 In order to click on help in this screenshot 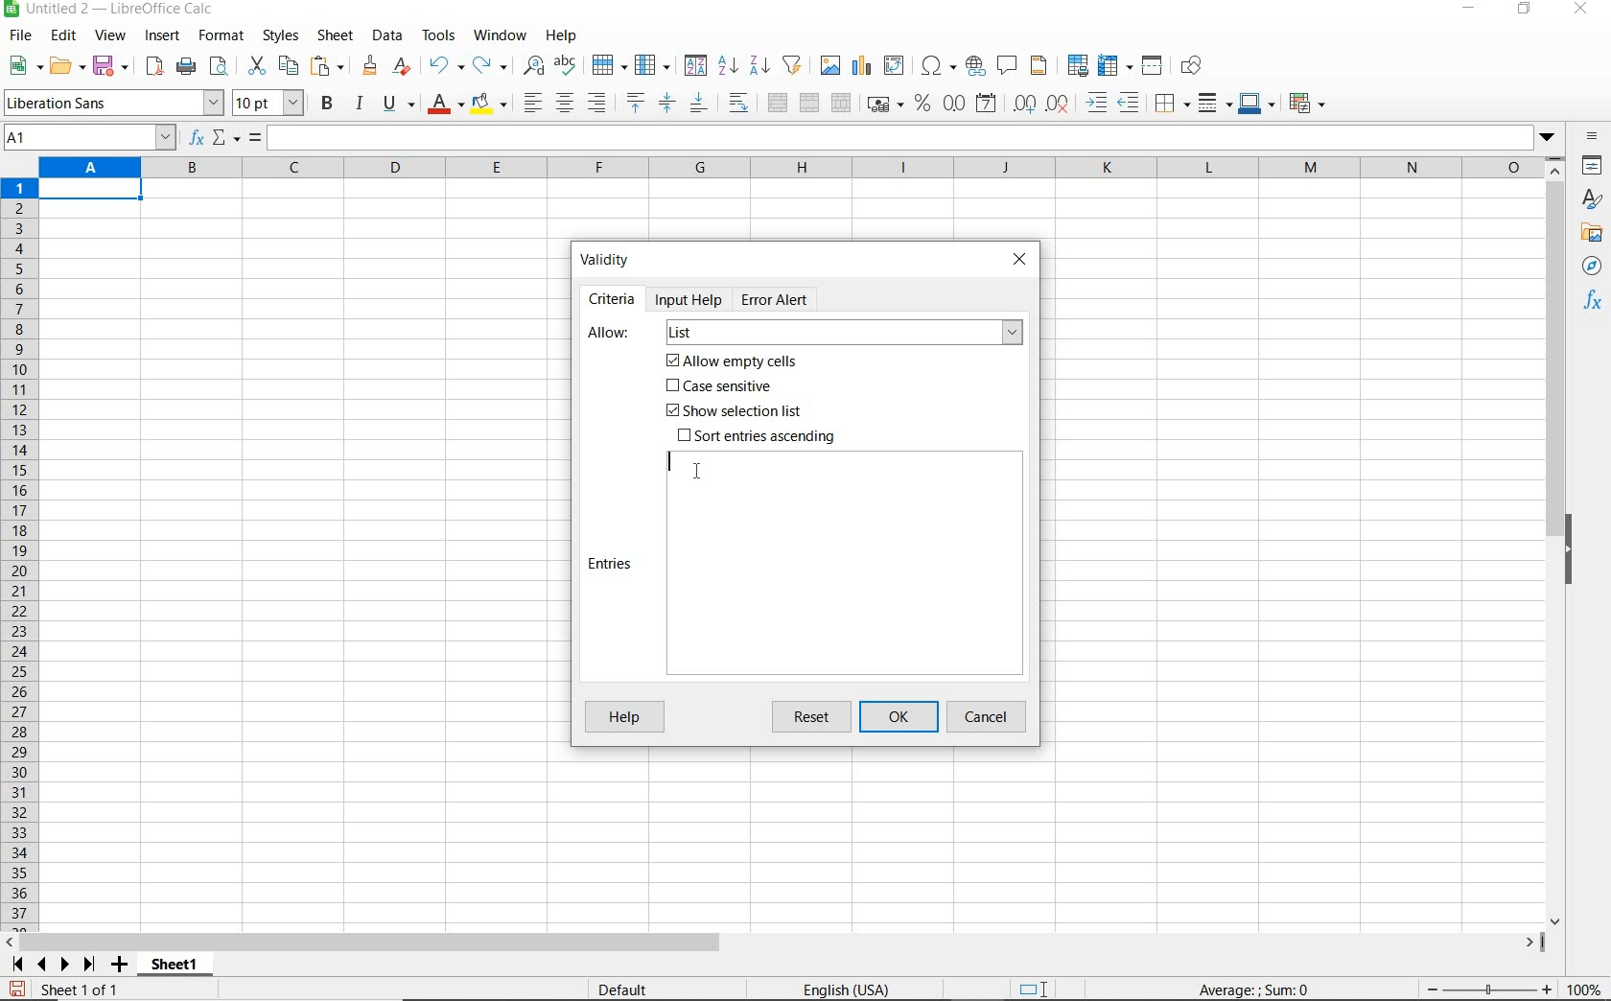, I will do `click(561, 35)`.